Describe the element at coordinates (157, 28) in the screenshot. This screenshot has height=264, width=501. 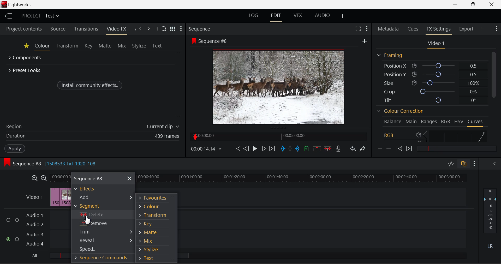
I see `Add Panel` at that location.